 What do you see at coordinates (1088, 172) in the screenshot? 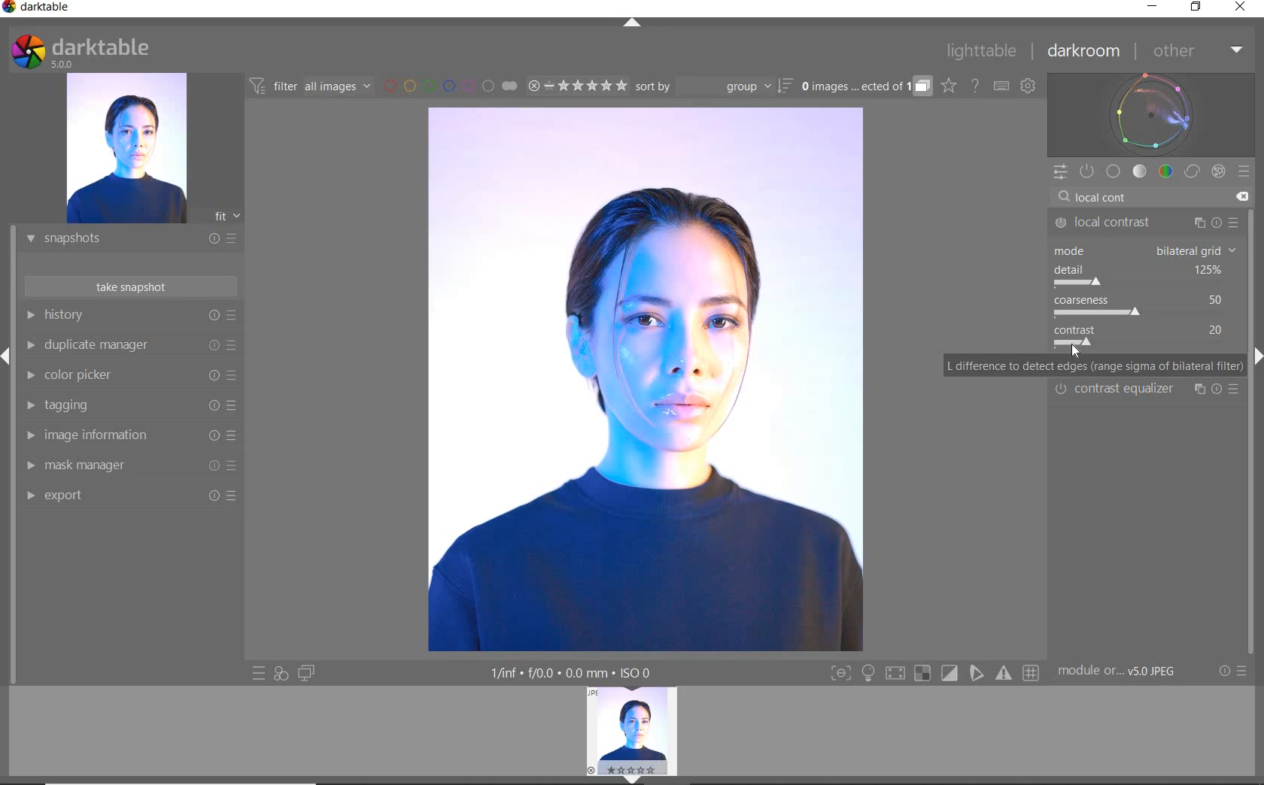
I see `SHOW ONLY ACTIVE MODULES` at bounding box center [1088, 172].